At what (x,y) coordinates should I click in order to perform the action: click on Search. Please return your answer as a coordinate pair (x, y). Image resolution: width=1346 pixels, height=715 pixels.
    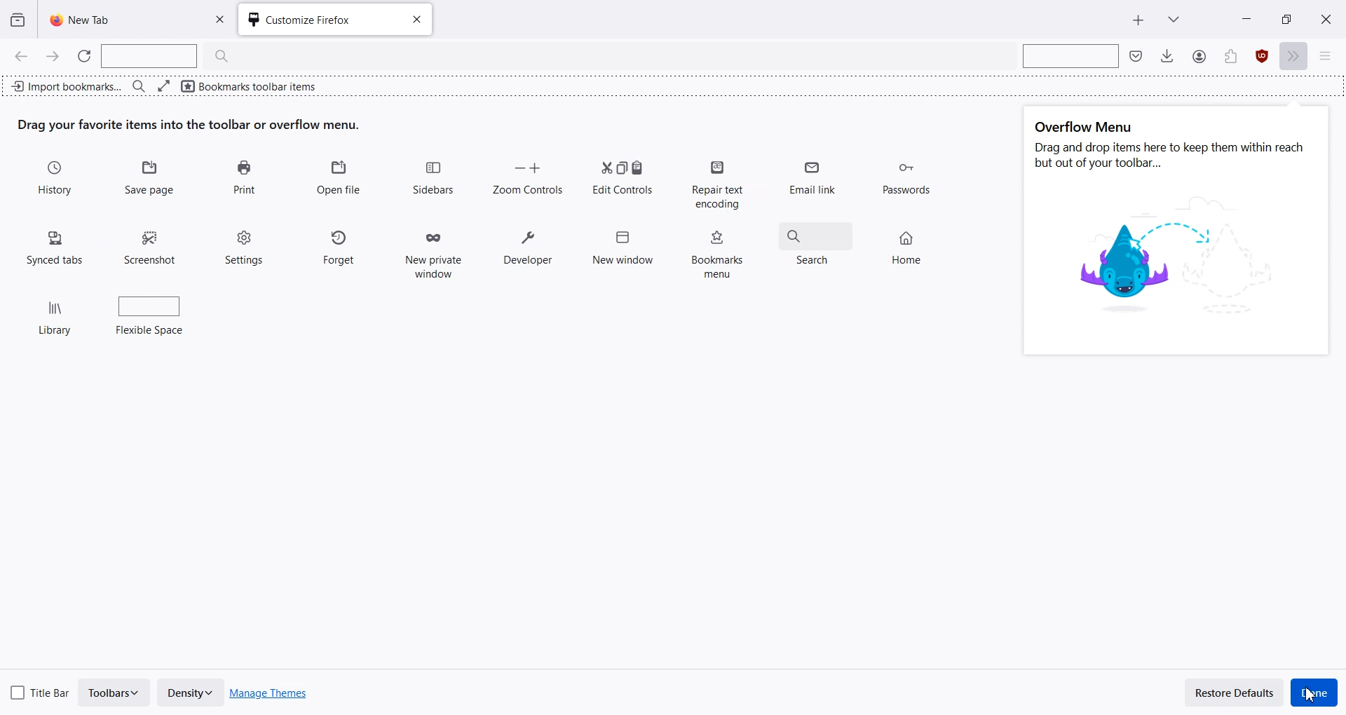
    Looking at the image, I should click on (814, 247).